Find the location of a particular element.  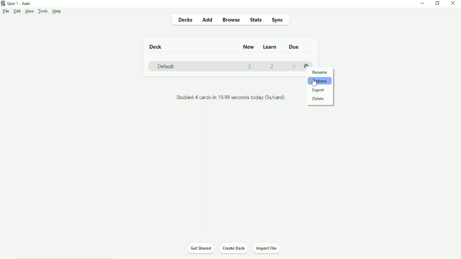

Export is located at coordinates (320, 90).